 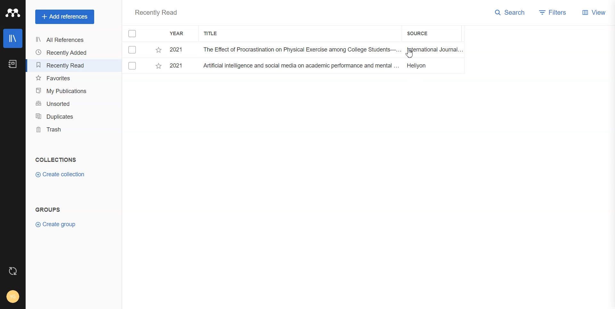 What do you see at coordinates (56, 224) in the screenshot?
I see `Create group` at bounding box center [56, 224].